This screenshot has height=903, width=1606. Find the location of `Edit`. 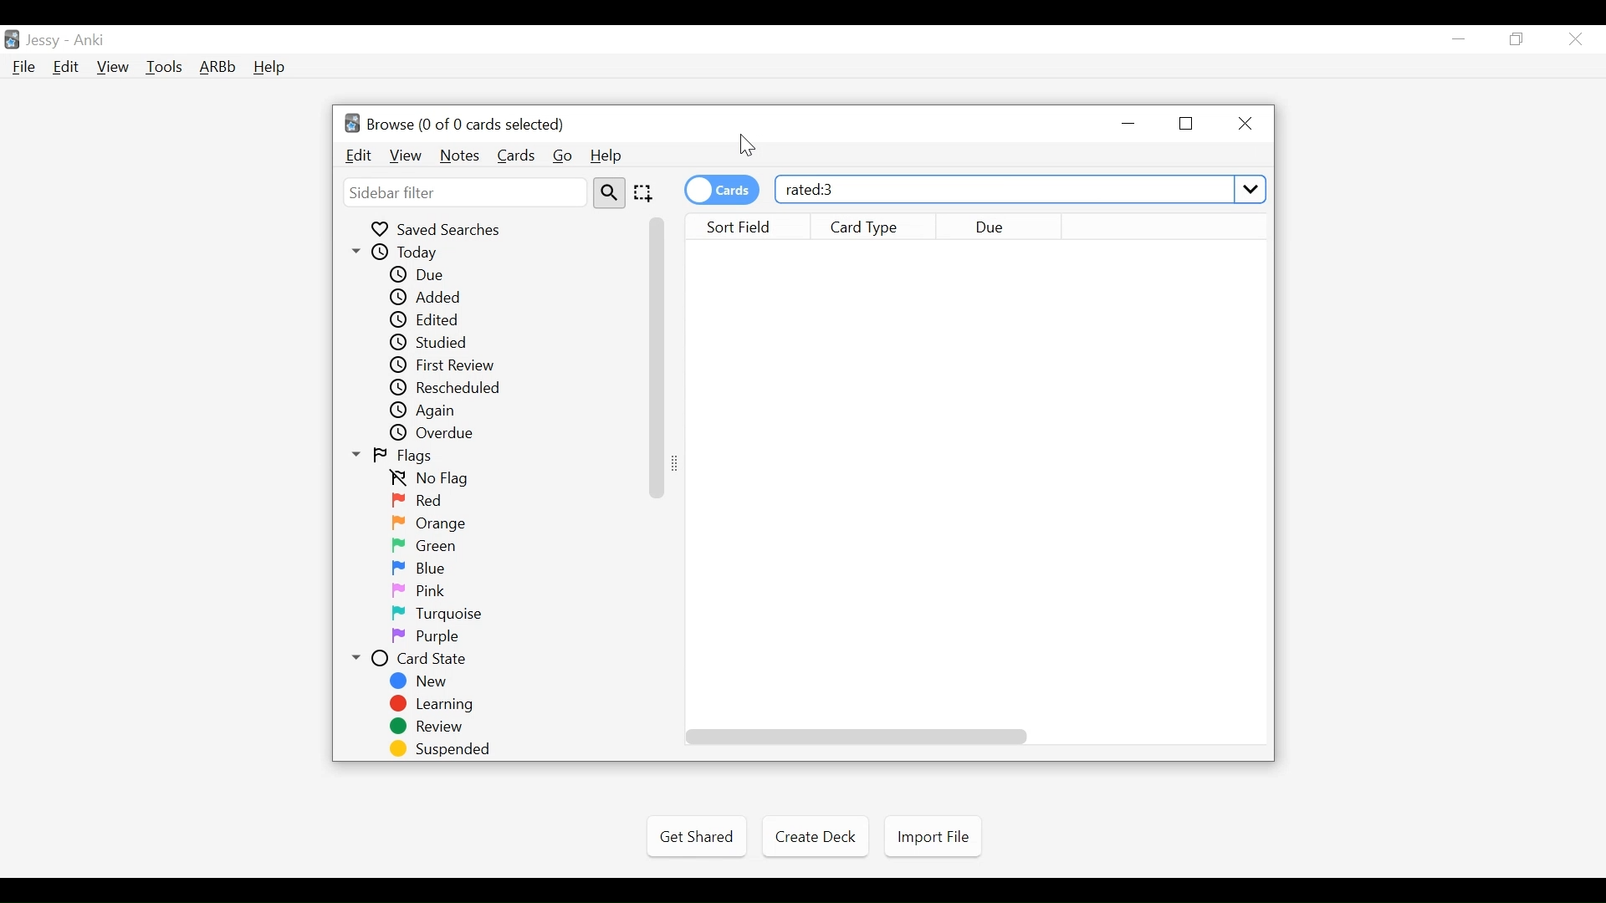

Edit is located at coordinates (67, 68).